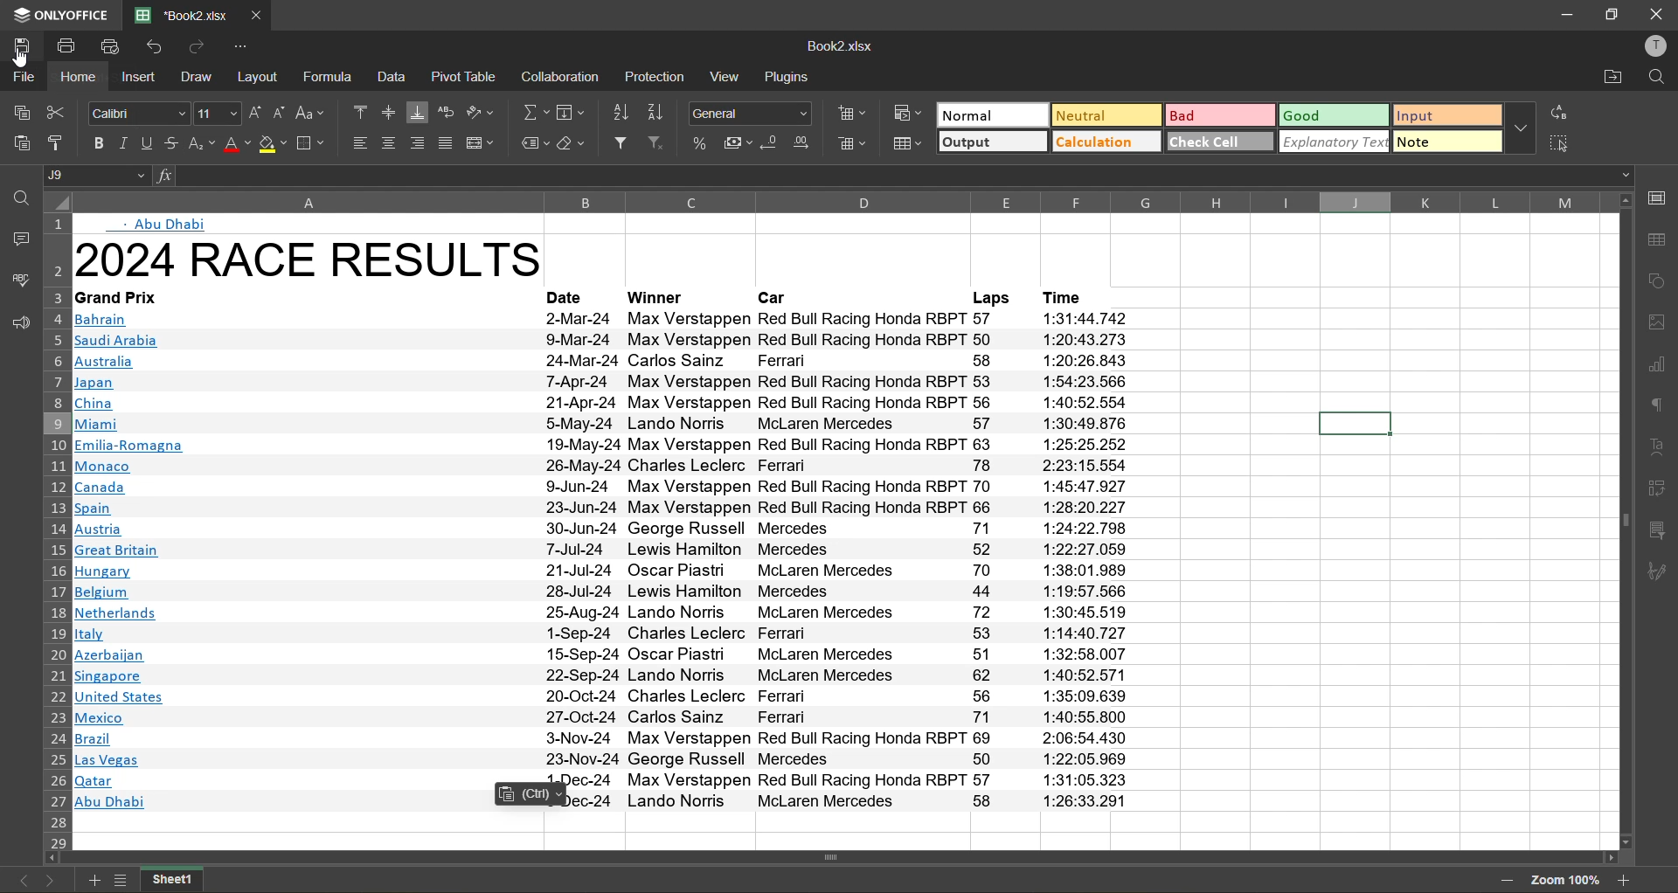  I want to click on shapes, so click(1658, 285).